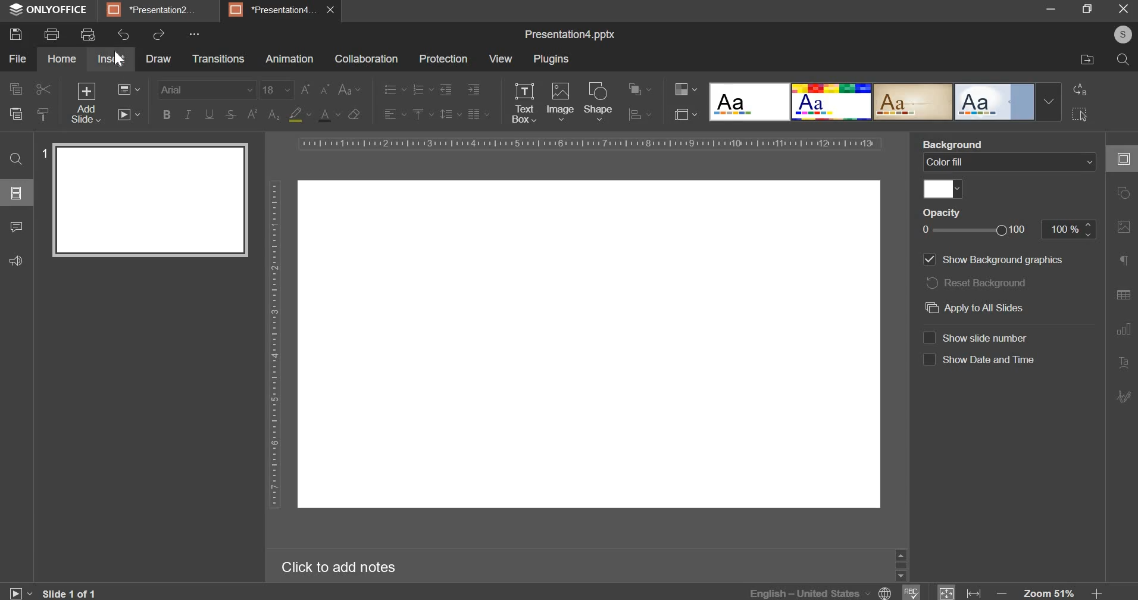  Describe the element at coordinates (561, 102) in the screenshot. I see `image` at that location.